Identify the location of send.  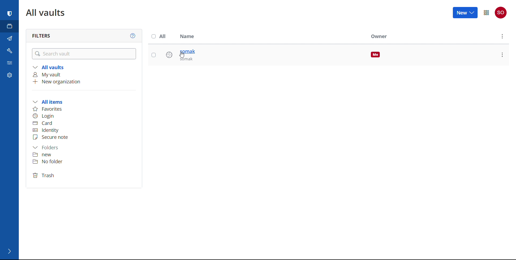
(9, 39).